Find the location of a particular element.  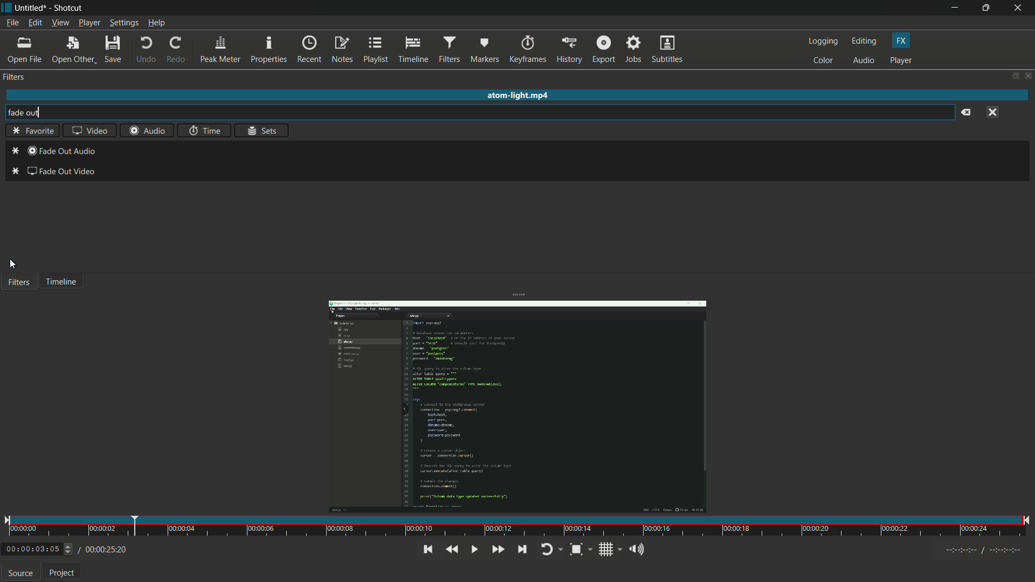

show volume control is located at coordinates (636, 550).